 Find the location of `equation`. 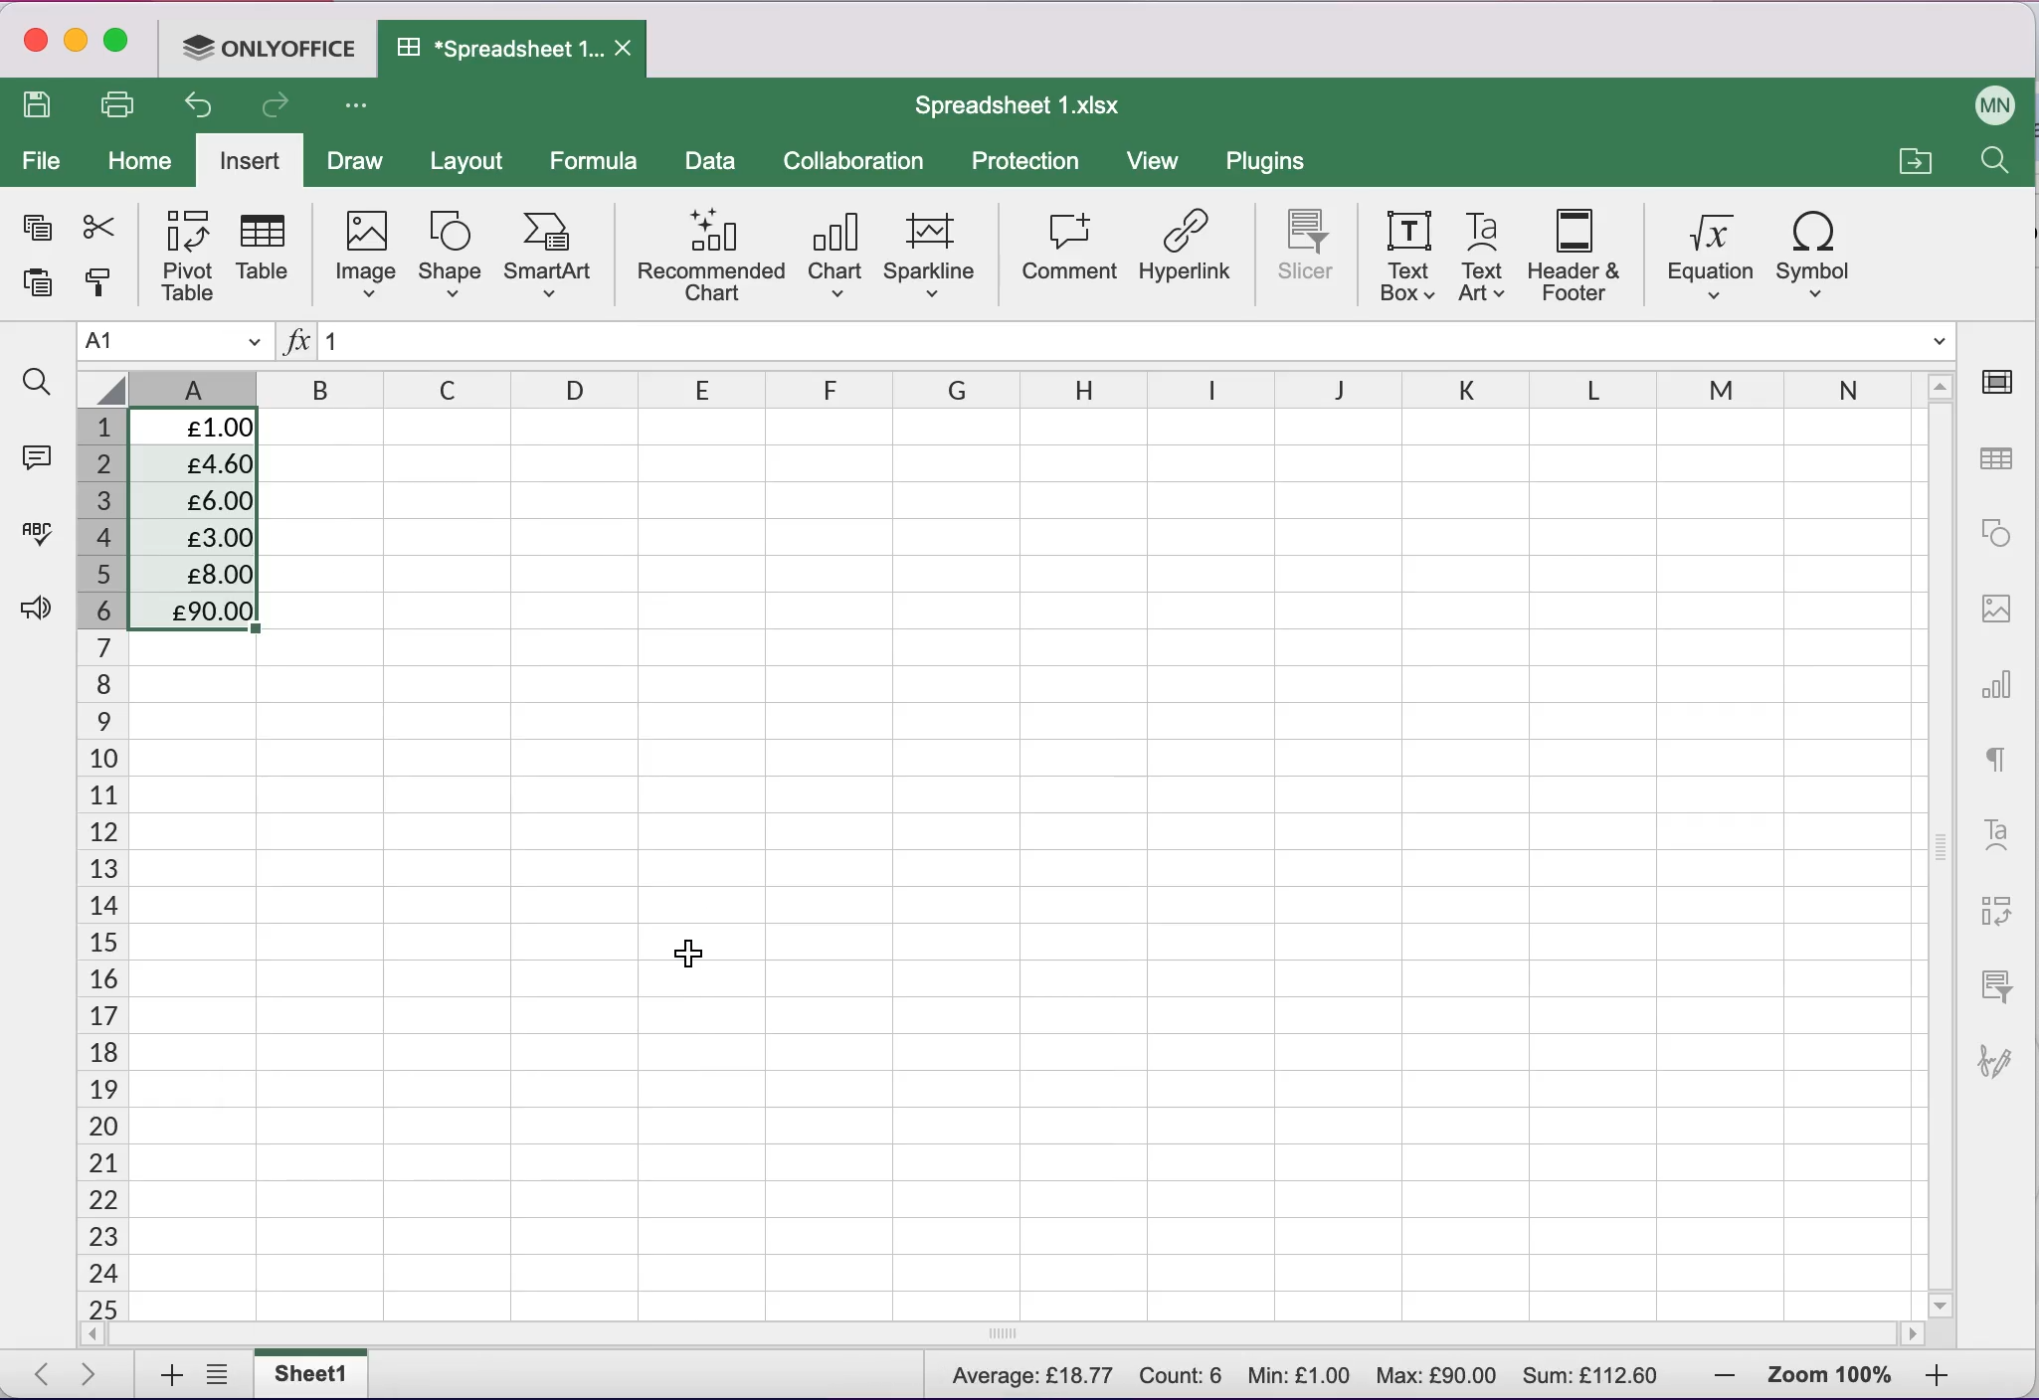

equation is located at coordinates (1705, 257).